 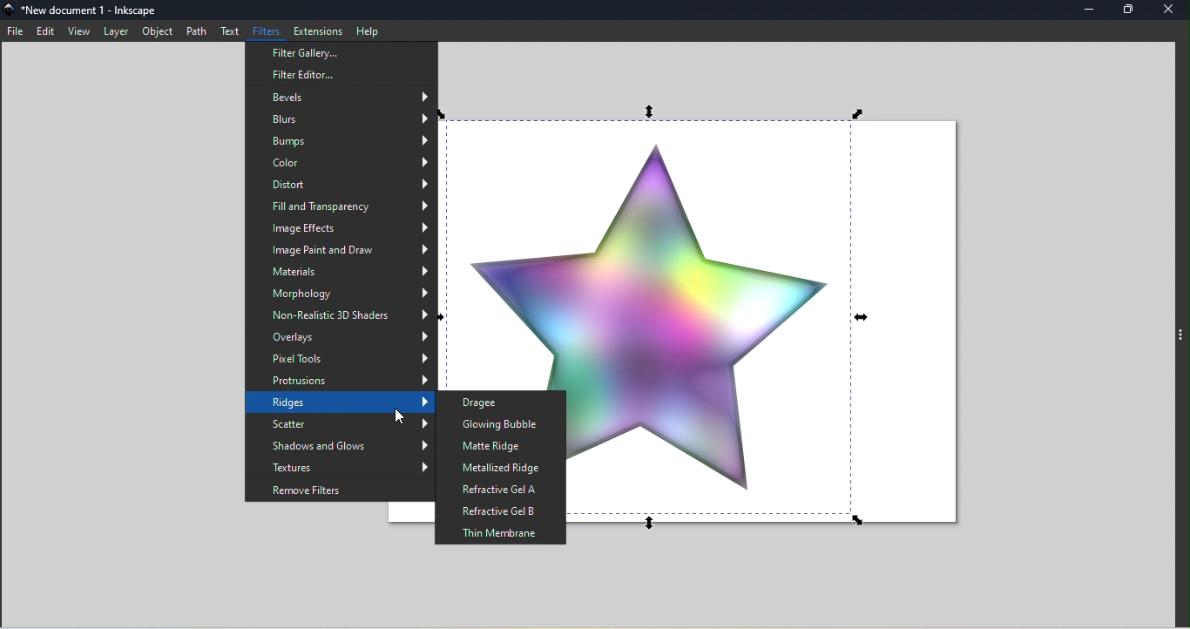 What do you see at coordinates (339, 271) in the screenshot?
I see `Materials` at bounding box center [339, 271].